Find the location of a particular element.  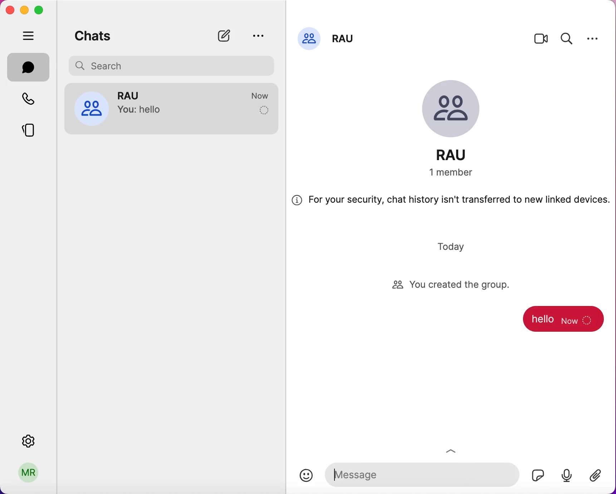

16m is located at coordinates (262, 96).